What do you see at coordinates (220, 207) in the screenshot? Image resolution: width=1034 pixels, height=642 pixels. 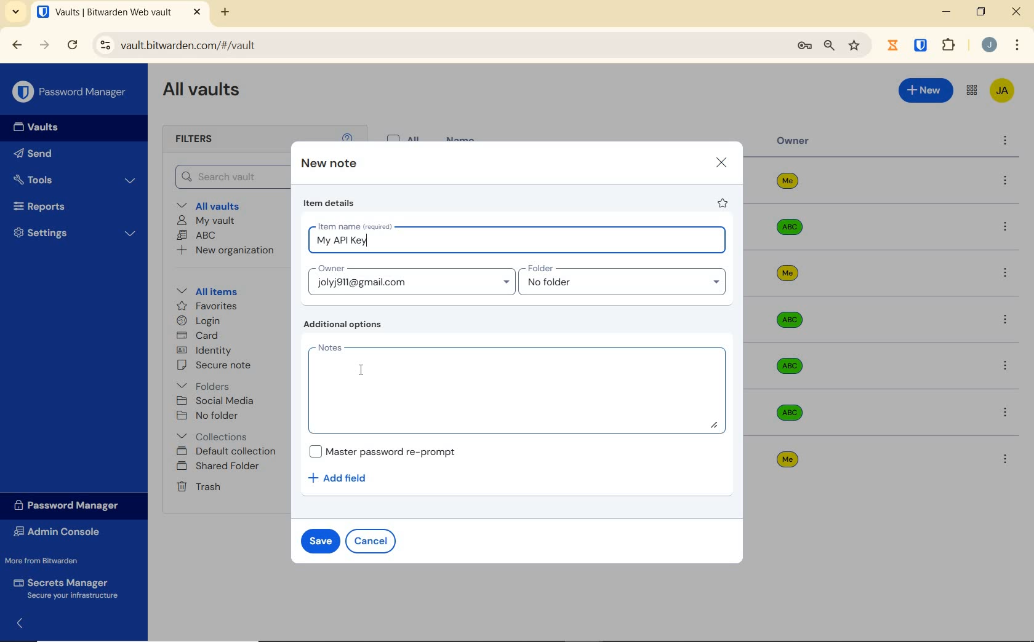 I see `All vaults` at bounding box center [220, 207].